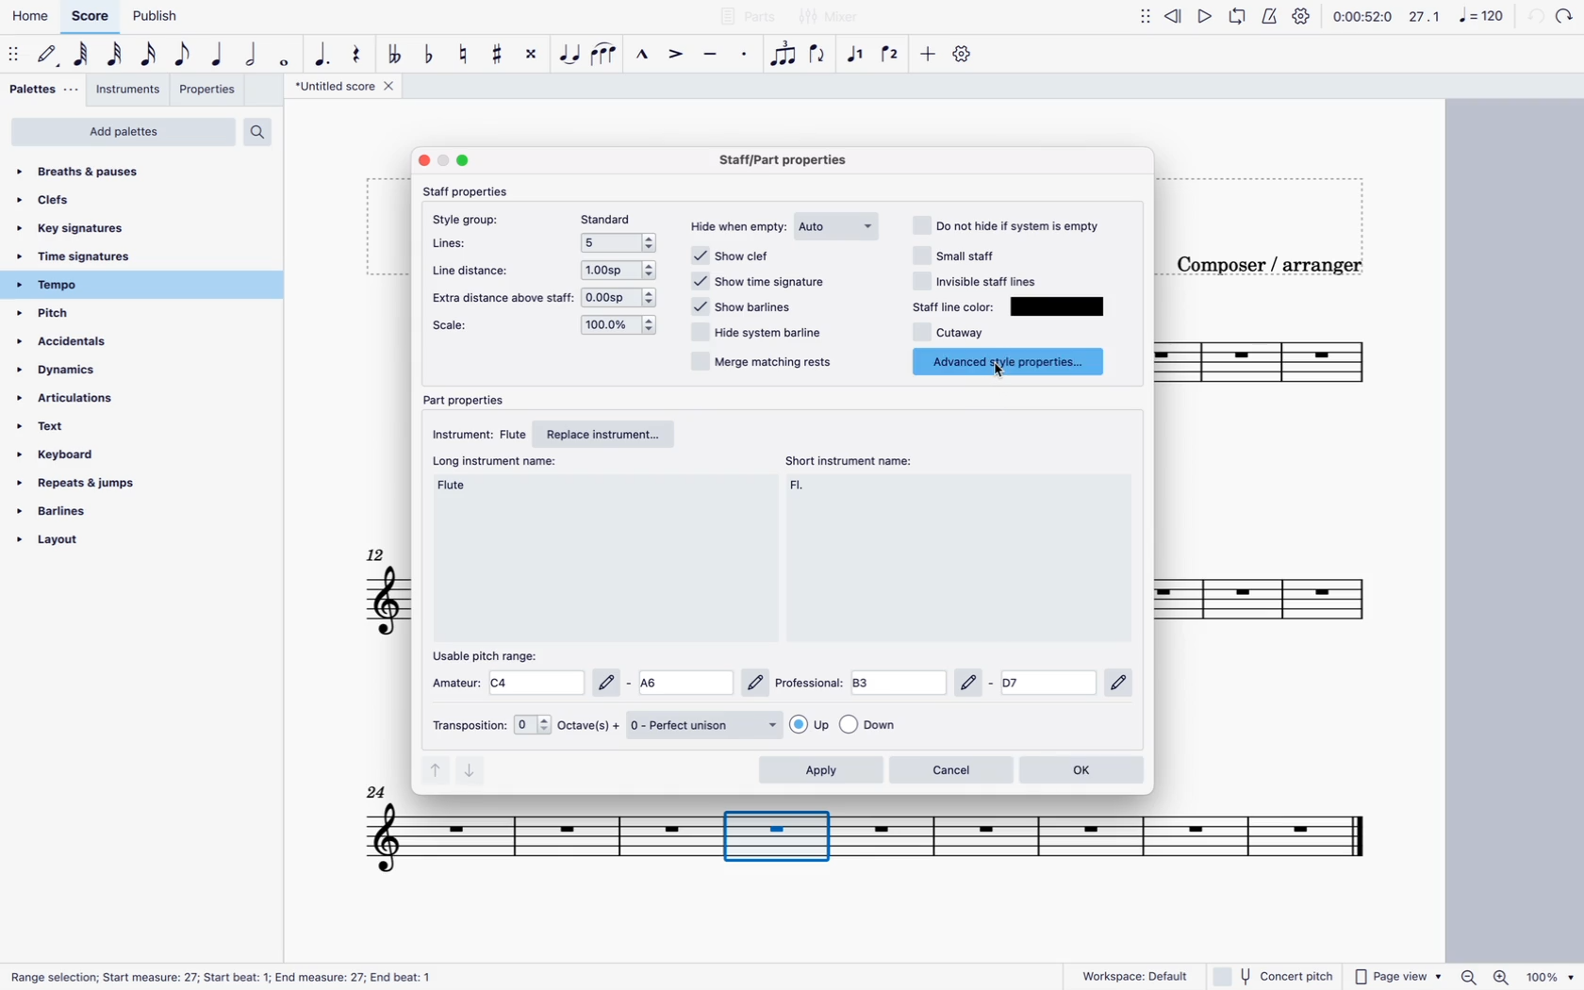 The width and height of the screenshot is (1584, 990). I want to click on flip direction, so click(820, 55).